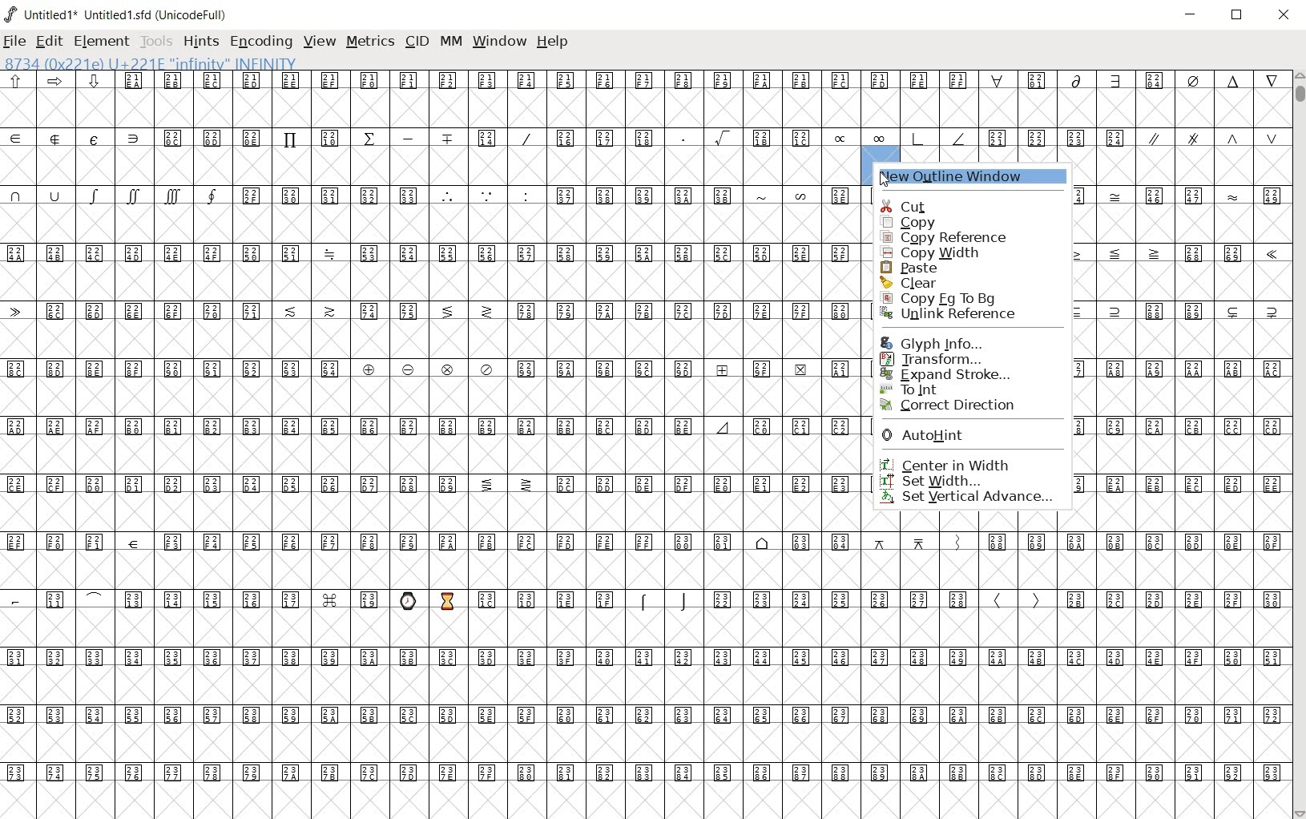  I want to click on symbols, so click(1017, 600).